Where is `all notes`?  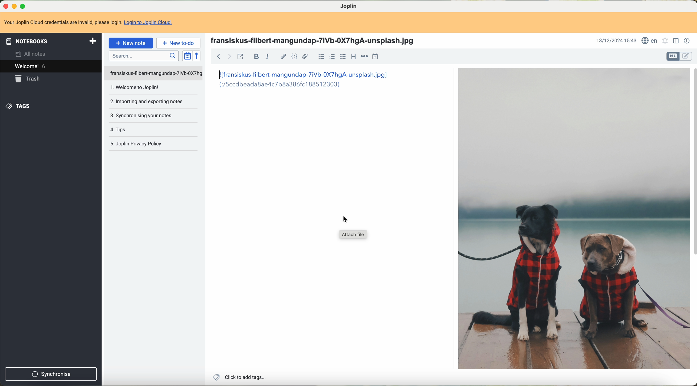 all notes is located at coordinates (31, 54).